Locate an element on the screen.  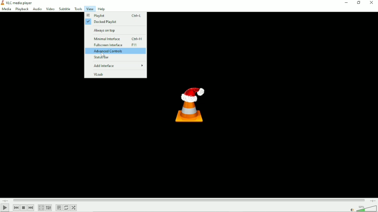
Stop playlist is located at coordinates (24, 208).